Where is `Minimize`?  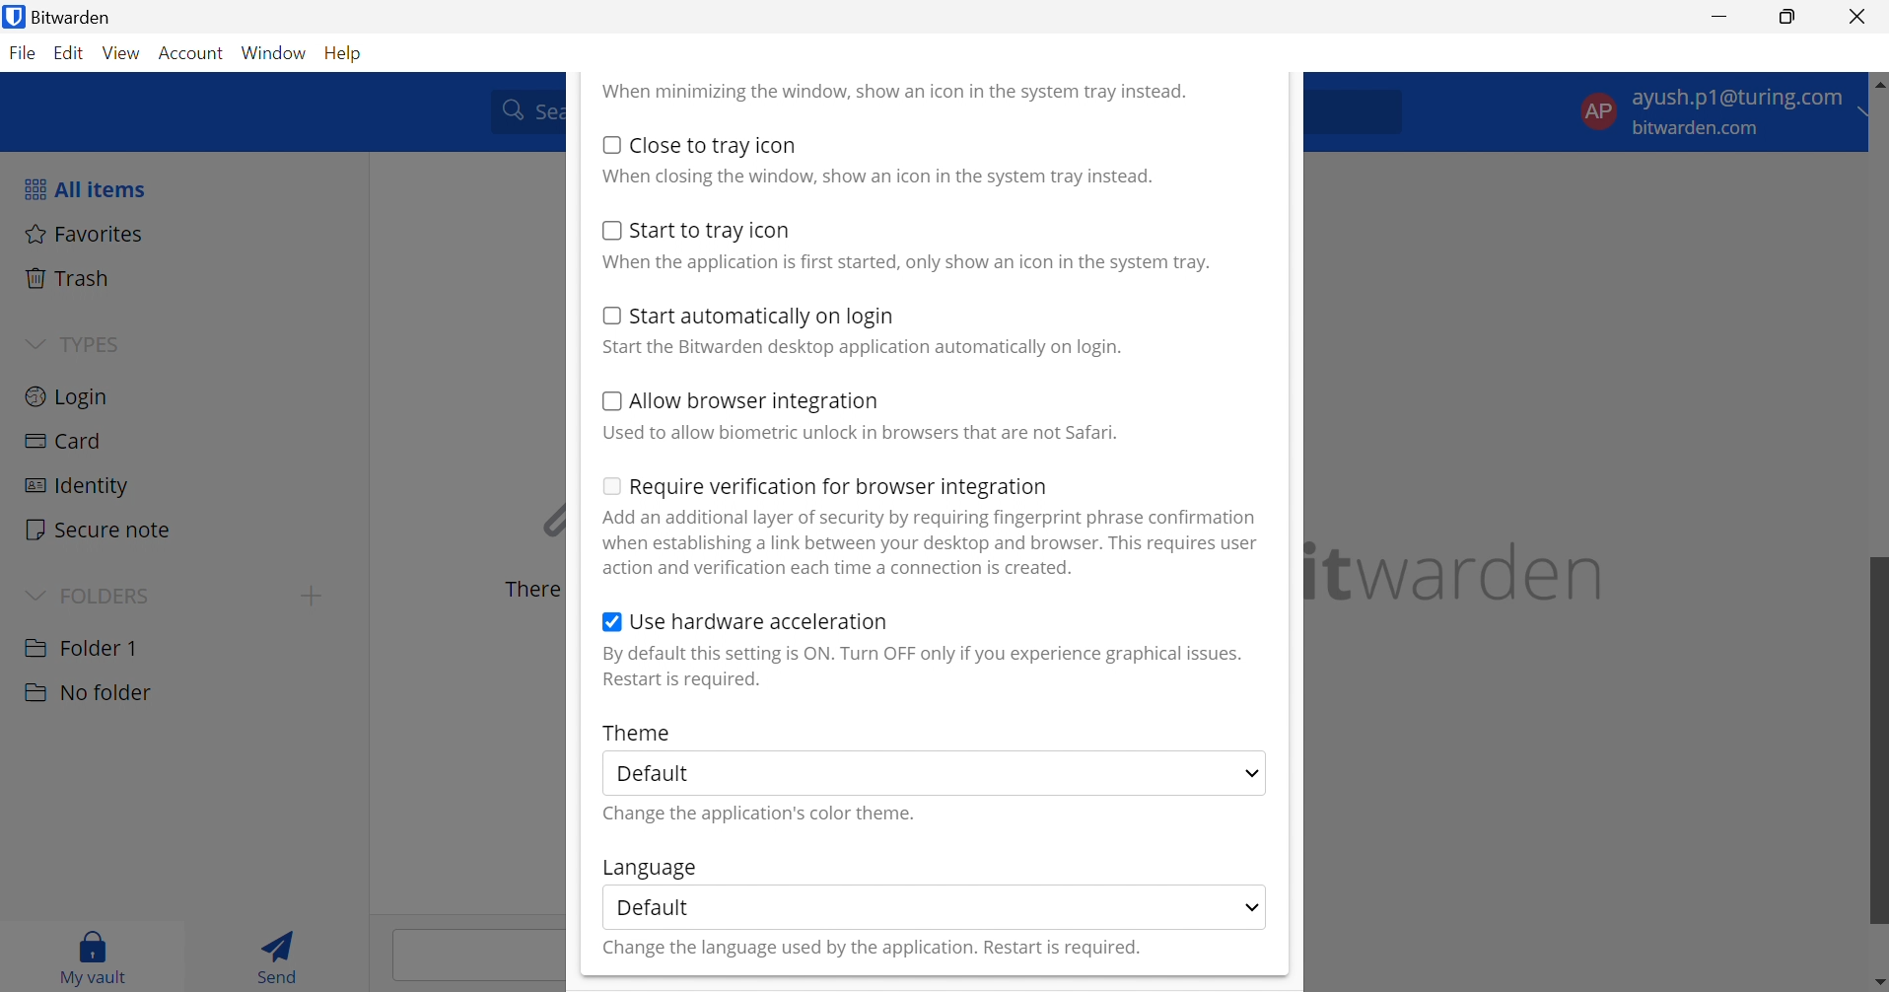 Minimize is located at coordinates (1720, 15).